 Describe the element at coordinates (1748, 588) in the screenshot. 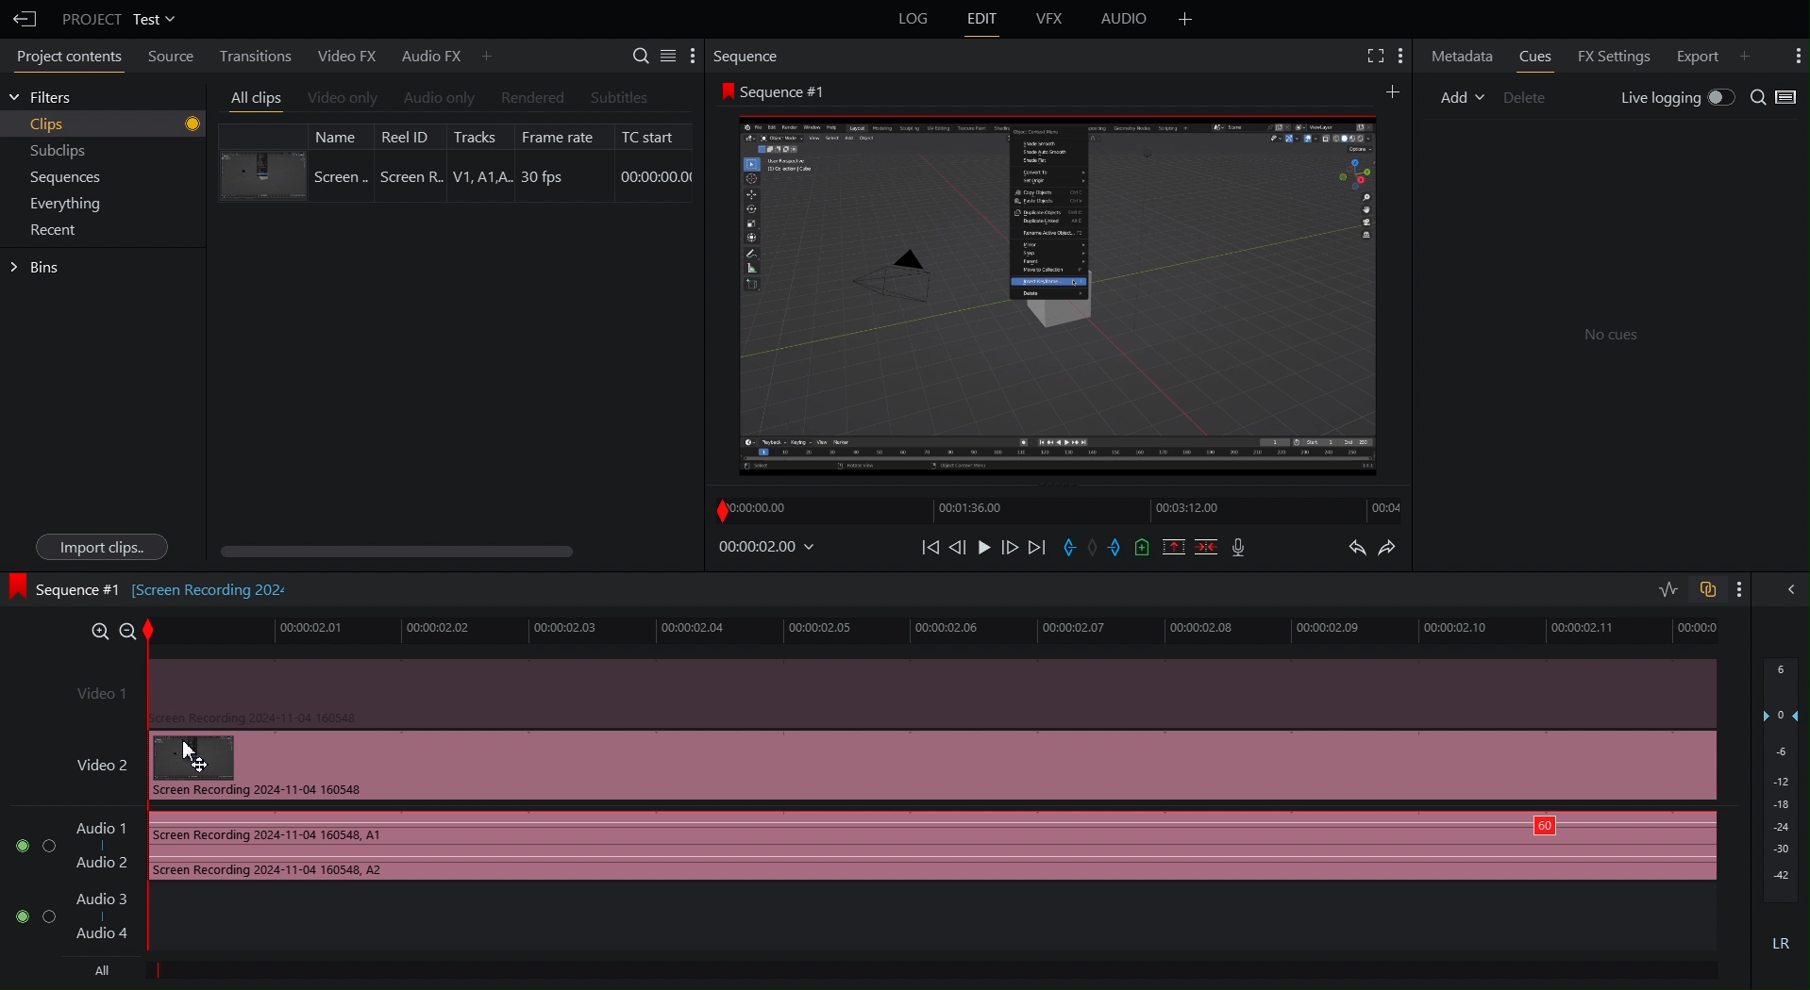

I see `More` at that location.